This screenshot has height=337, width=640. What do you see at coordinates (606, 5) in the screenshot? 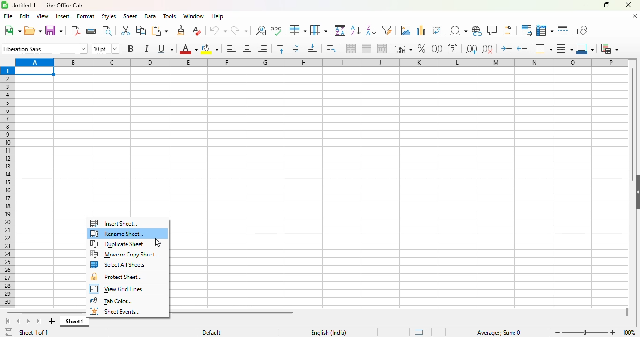
I see `maximize` at bounding box center [606, 5].